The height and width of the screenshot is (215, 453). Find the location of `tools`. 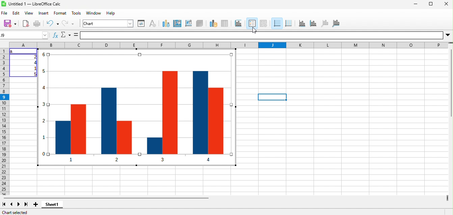

tools is located at coordinates (77, 14).